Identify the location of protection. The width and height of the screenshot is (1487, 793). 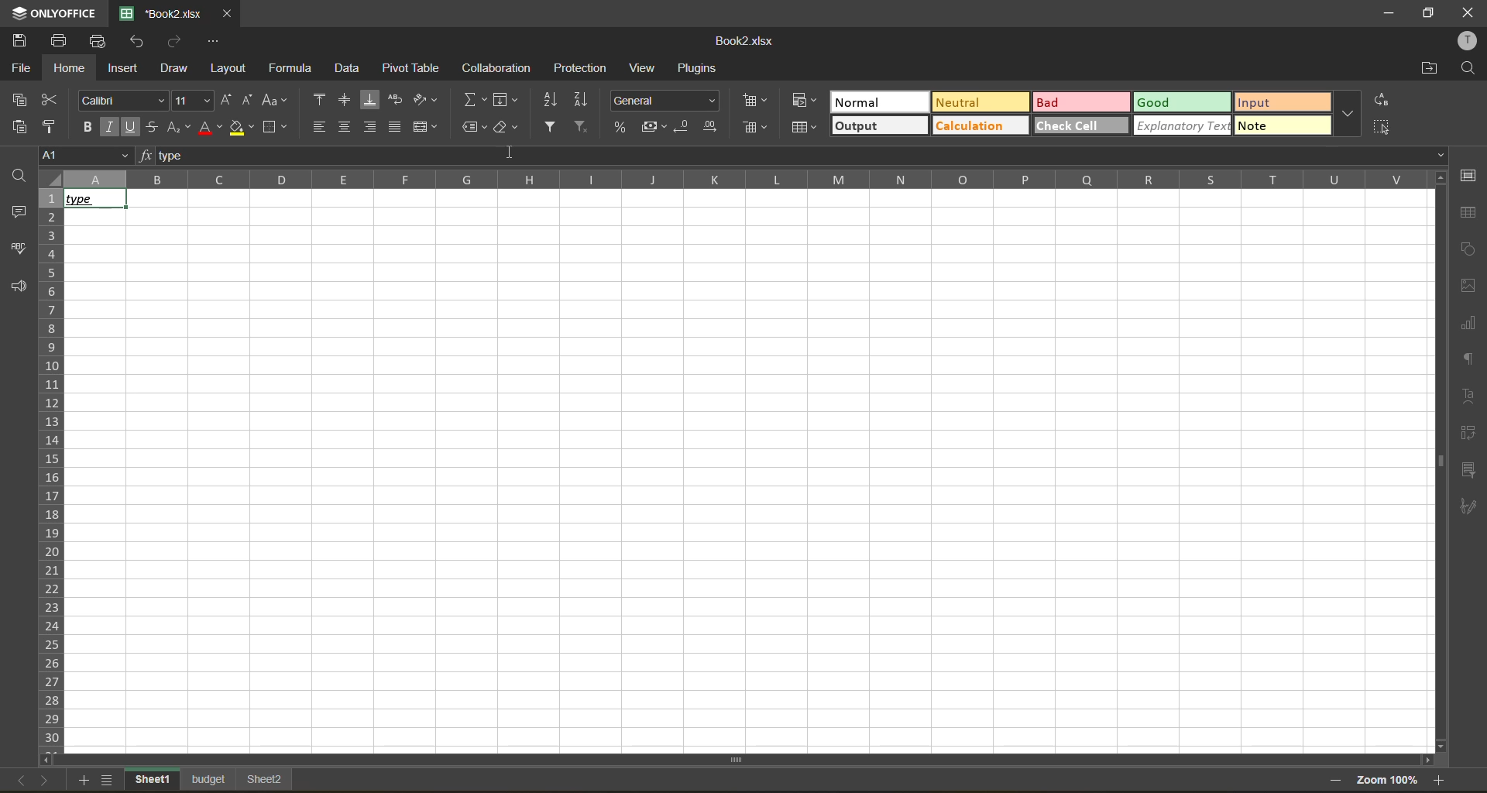
(581, 67).